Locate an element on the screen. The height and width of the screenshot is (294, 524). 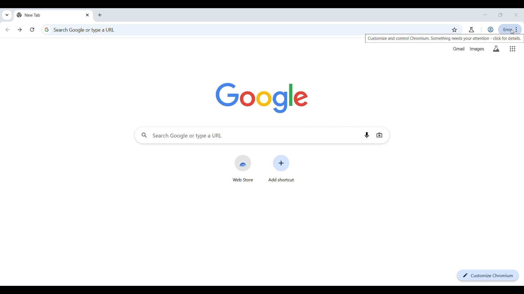
Search by voice is located at coordinates (367, 135).